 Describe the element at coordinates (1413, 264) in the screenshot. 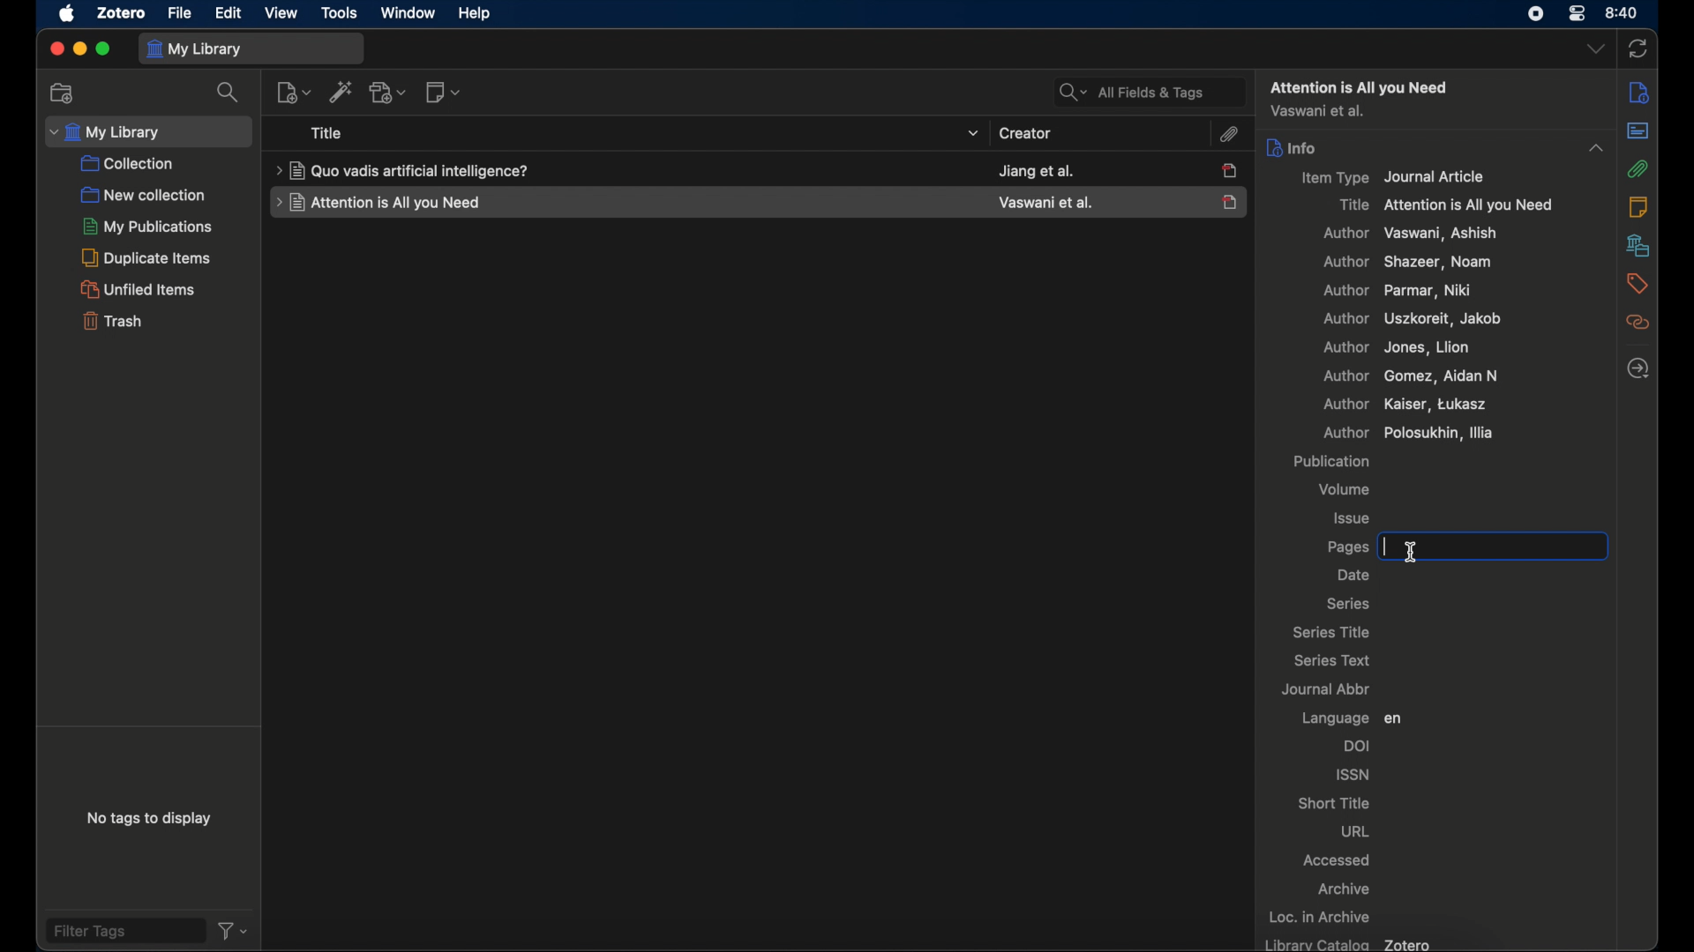

I see `author shaker, noam` at that location.